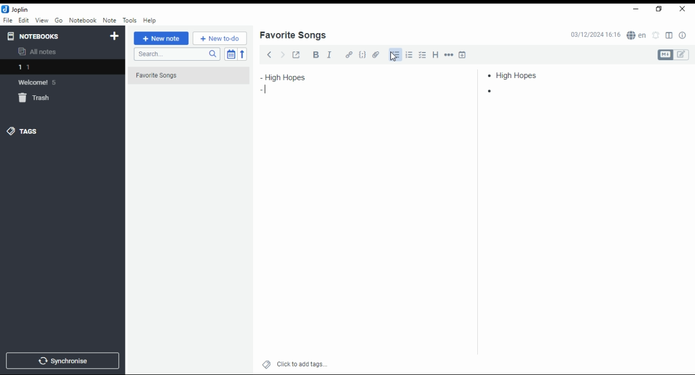  I want to click on list name, so click(293, 36).